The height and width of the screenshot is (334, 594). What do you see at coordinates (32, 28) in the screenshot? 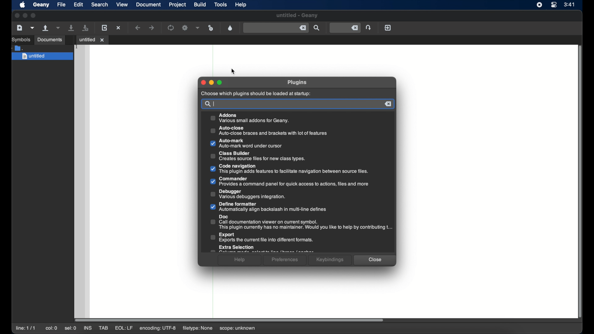
I see `create a new file from template` at bounding box center [32, 28].